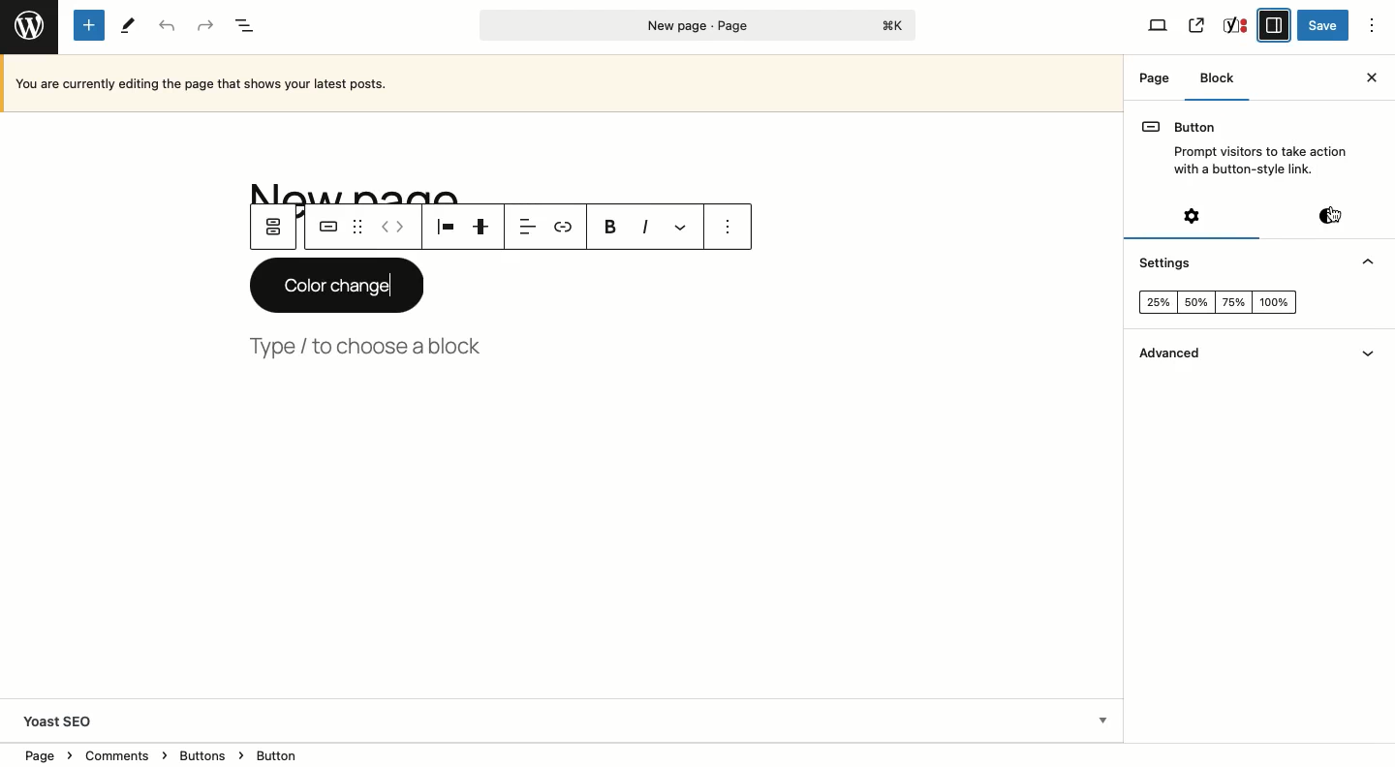  What do you see at coordinates (335, 286) in the screenshot?
I see `Color change button` at bounding box center [335, 286].